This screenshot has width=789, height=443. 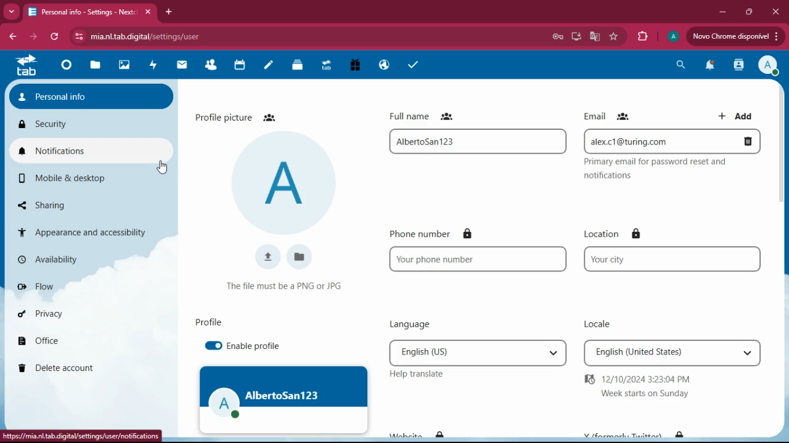 I want to click on tab, so click(x=26, y=65).